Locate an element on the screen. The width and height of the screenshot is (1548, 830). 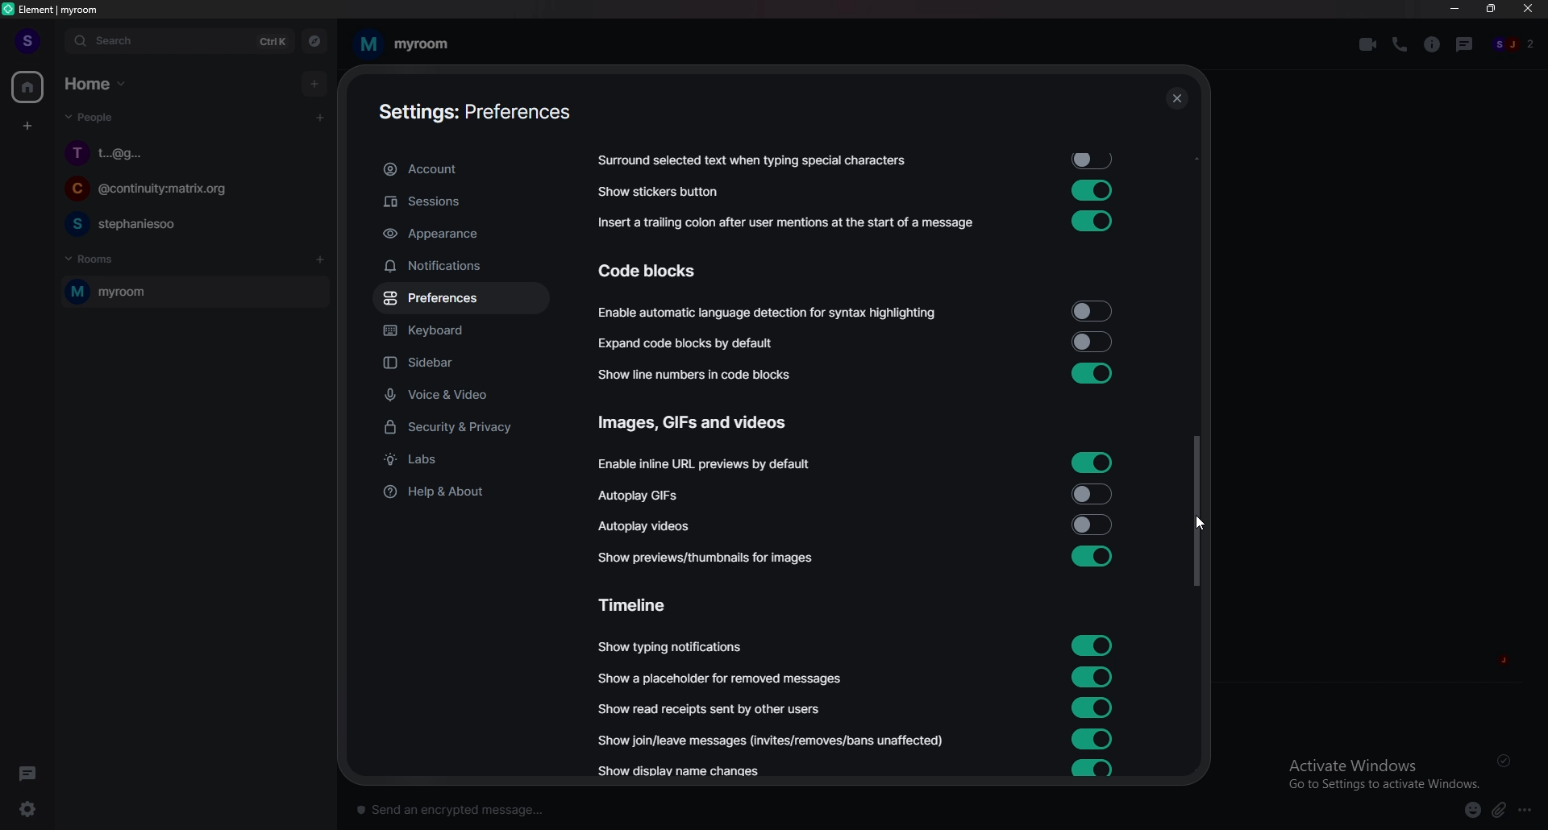
toggle is located at coordinates (1092, 557).